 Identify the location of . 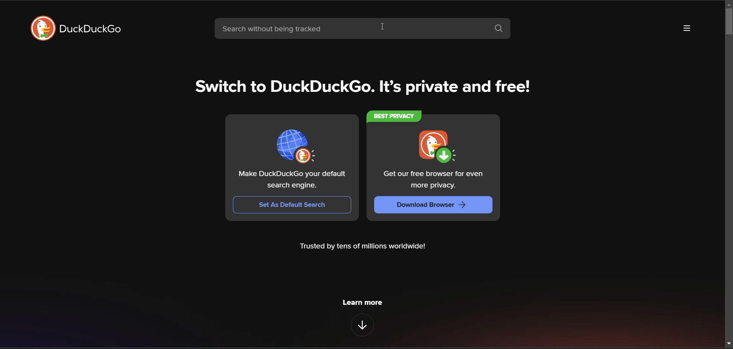
(437, 146).